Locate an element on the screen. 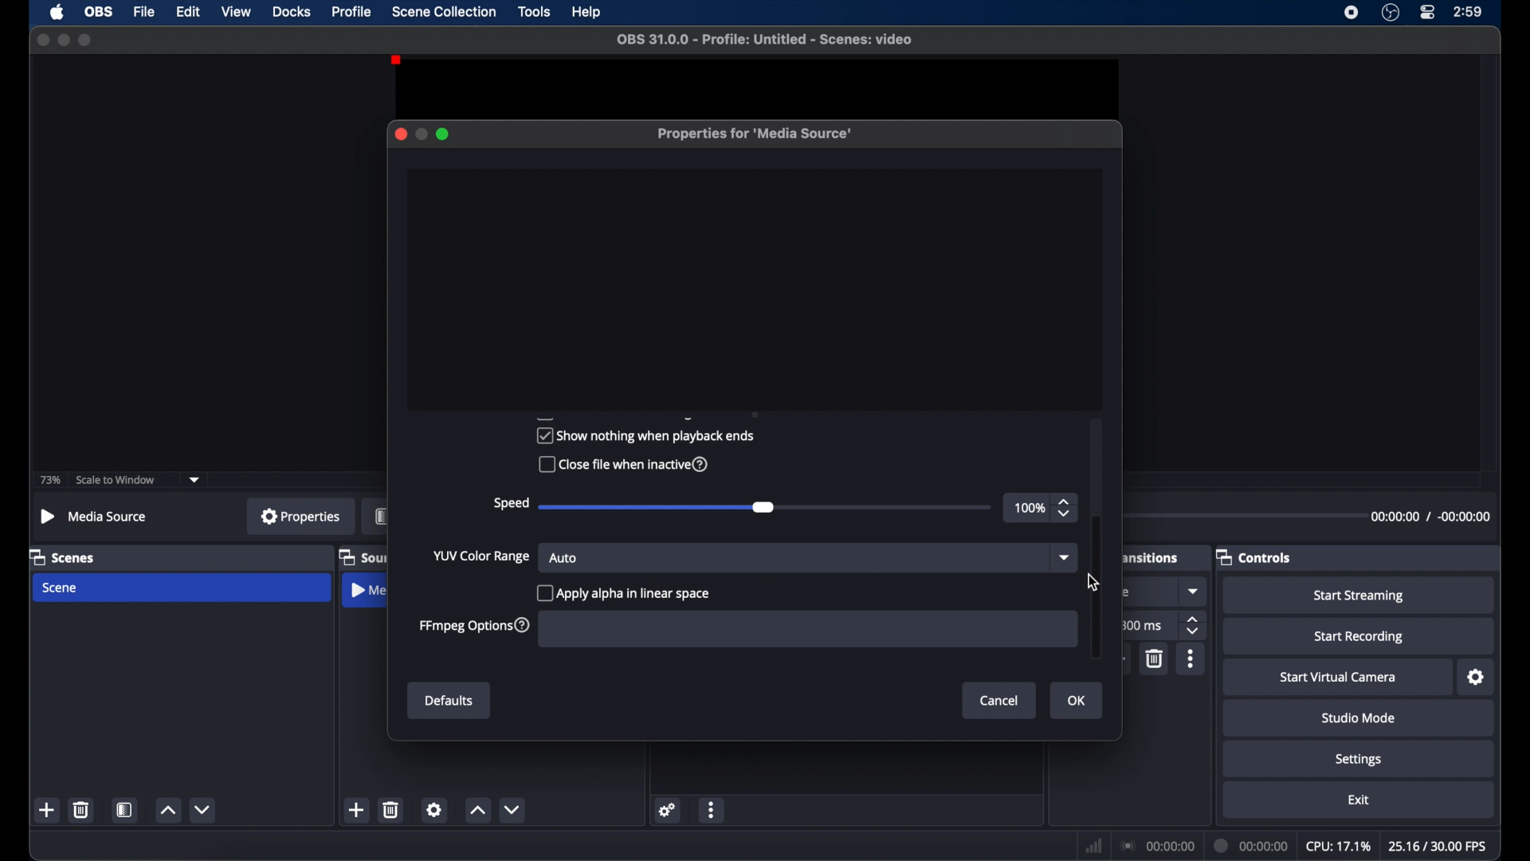 This screenshot has height=861, width=1530. properties is located at coordinates (300, 516).